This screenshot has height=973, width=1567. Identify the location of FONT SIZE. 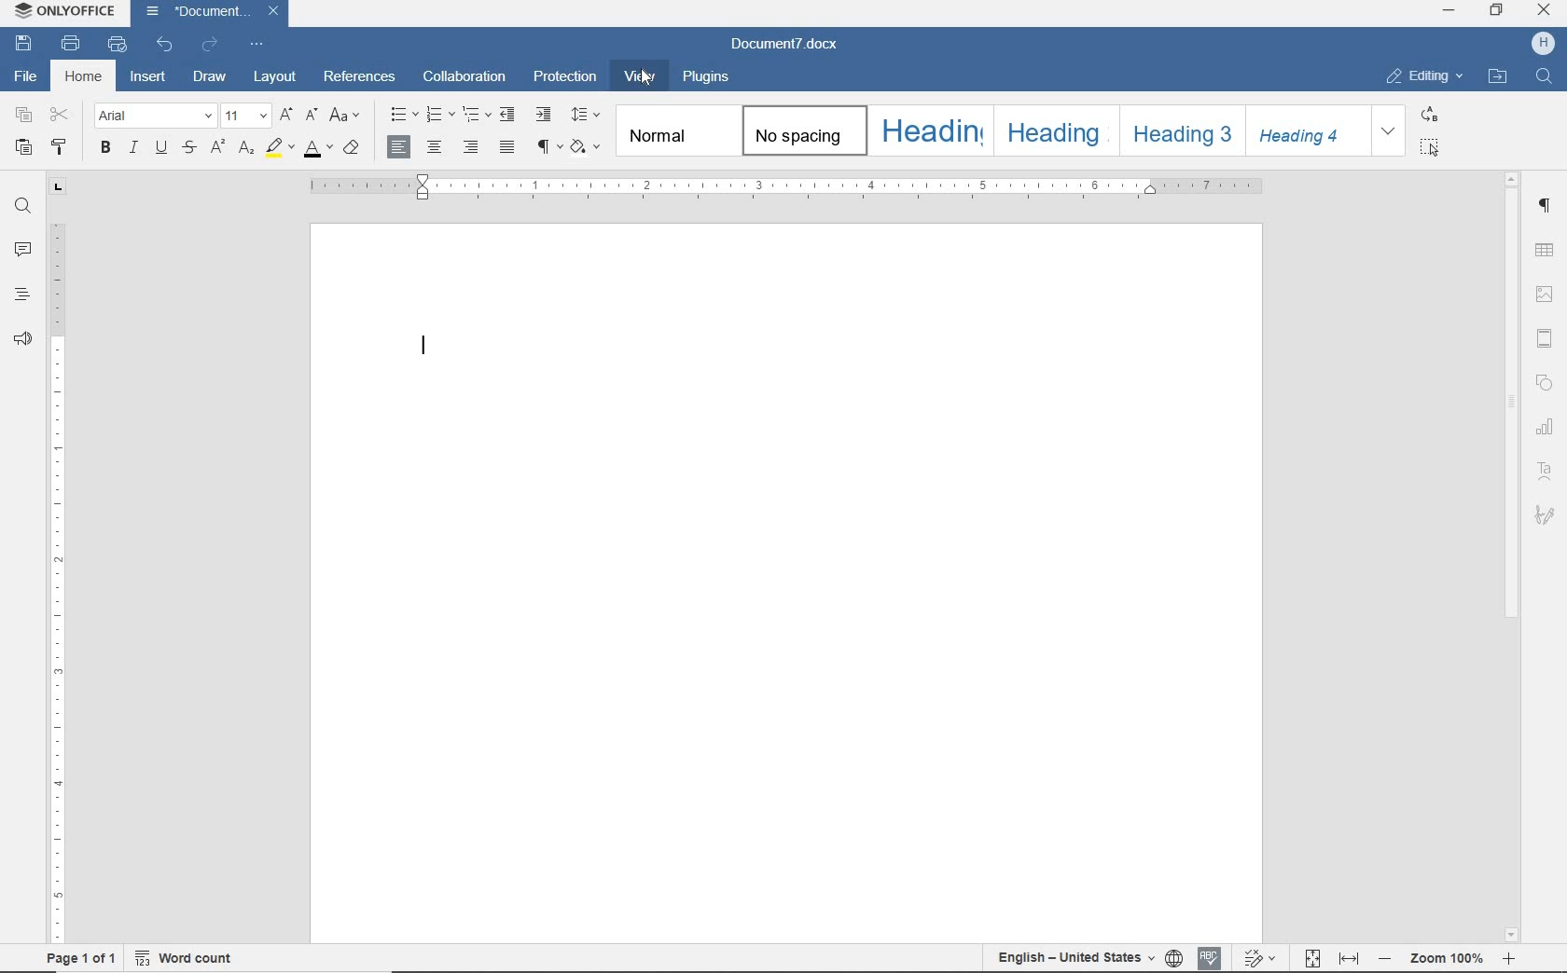
(244, 116).